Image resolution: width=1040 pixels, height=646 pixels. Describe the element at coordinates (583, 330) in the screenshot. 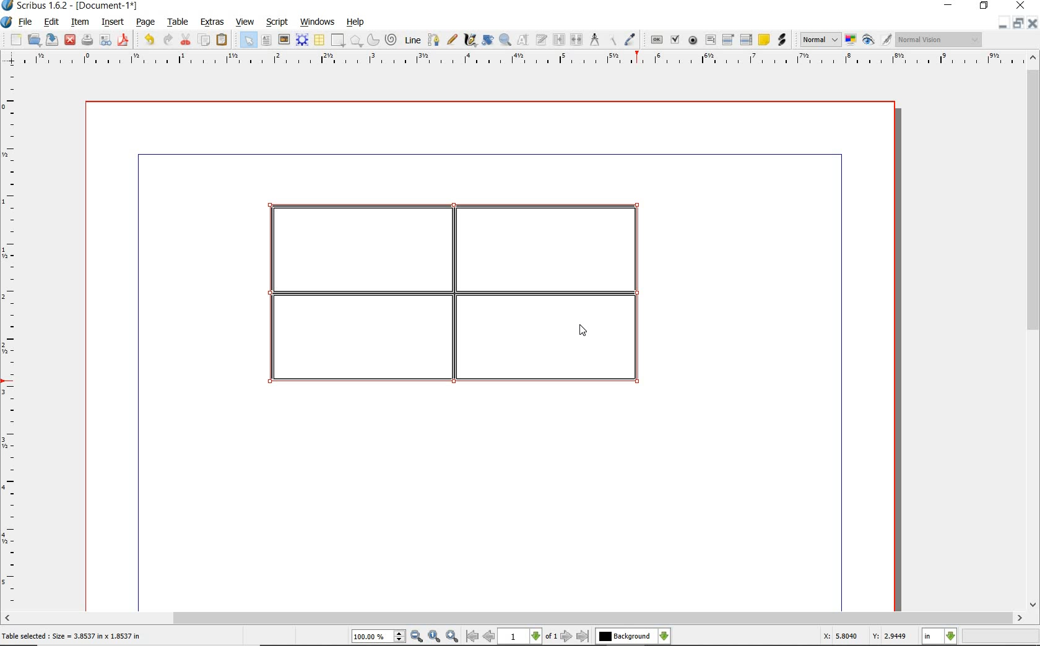

I see `cursor` at that location.